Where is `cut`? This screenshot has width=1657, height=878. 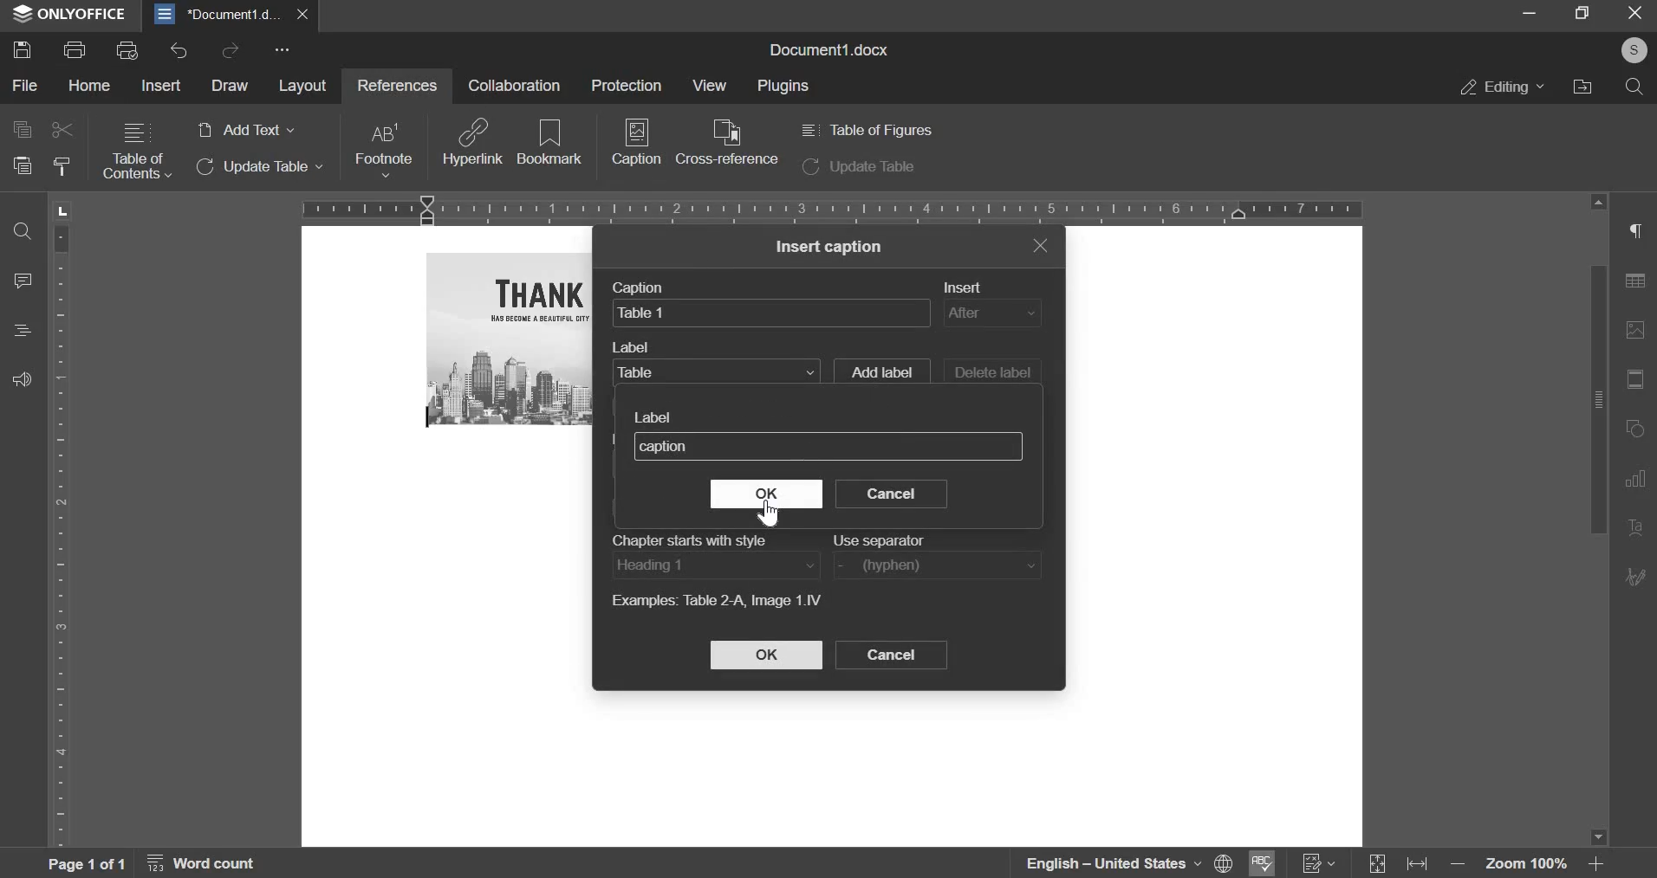
cut is located at coordinates (63, 130).